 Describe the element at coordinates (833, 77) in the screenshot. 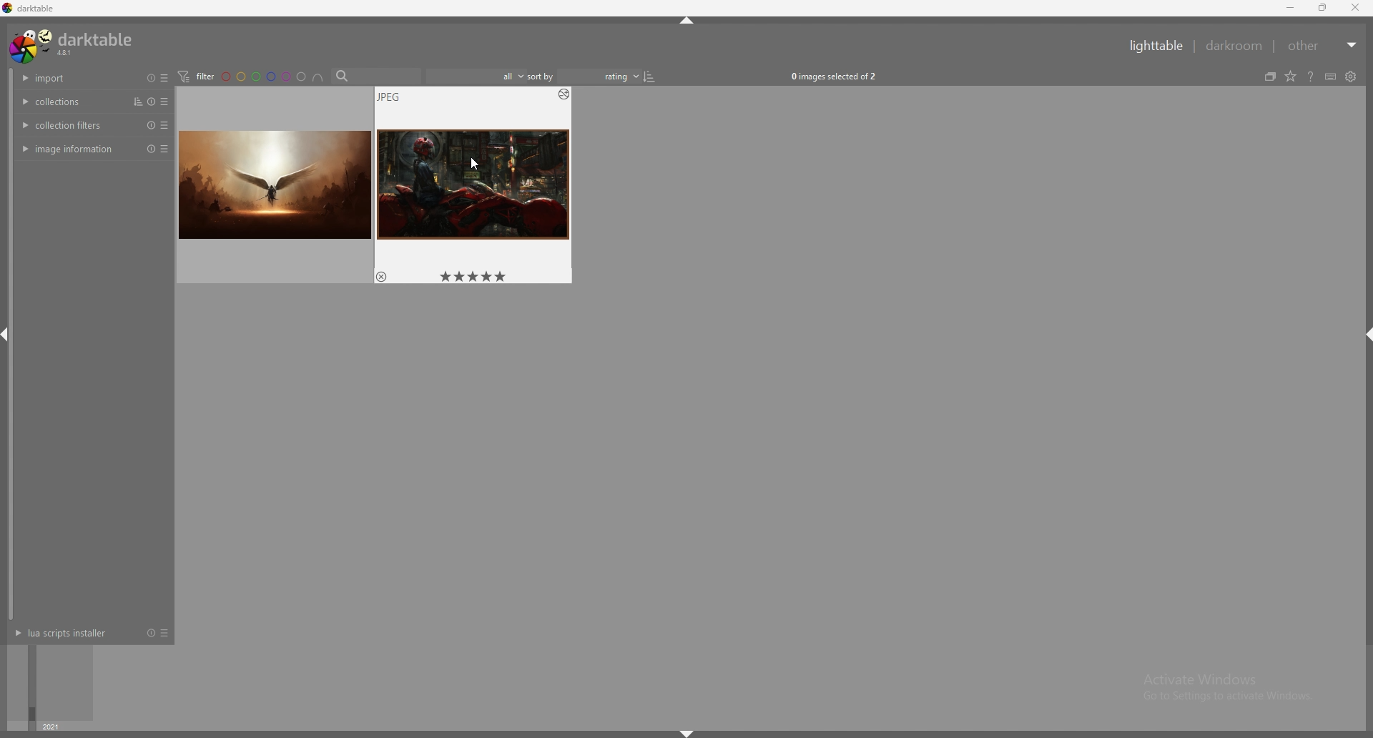

I see `0 images selected OF 2` at that location.